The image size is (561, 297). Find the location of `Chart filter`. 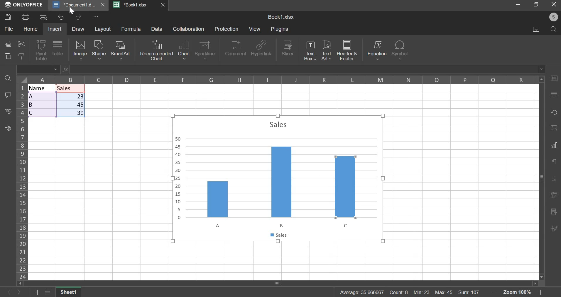

Chart filter is located at coordinates (554, 212).